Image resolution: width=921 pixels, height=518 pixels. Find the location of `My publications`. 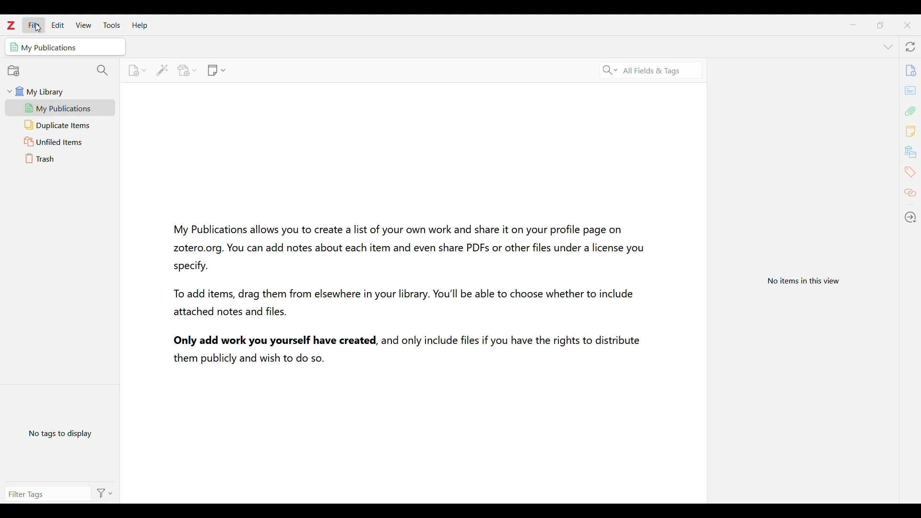

My publications is located at coordinates (60, 108).